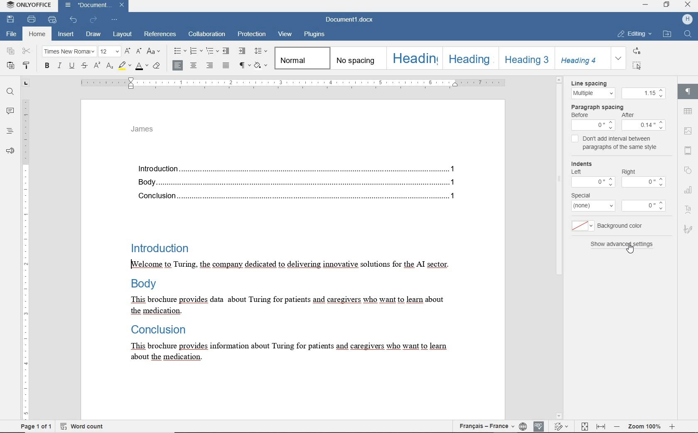  What do you see at coordinates (300, 180) in the screenshot?
I see `Body` at bounding box center [300, 180].